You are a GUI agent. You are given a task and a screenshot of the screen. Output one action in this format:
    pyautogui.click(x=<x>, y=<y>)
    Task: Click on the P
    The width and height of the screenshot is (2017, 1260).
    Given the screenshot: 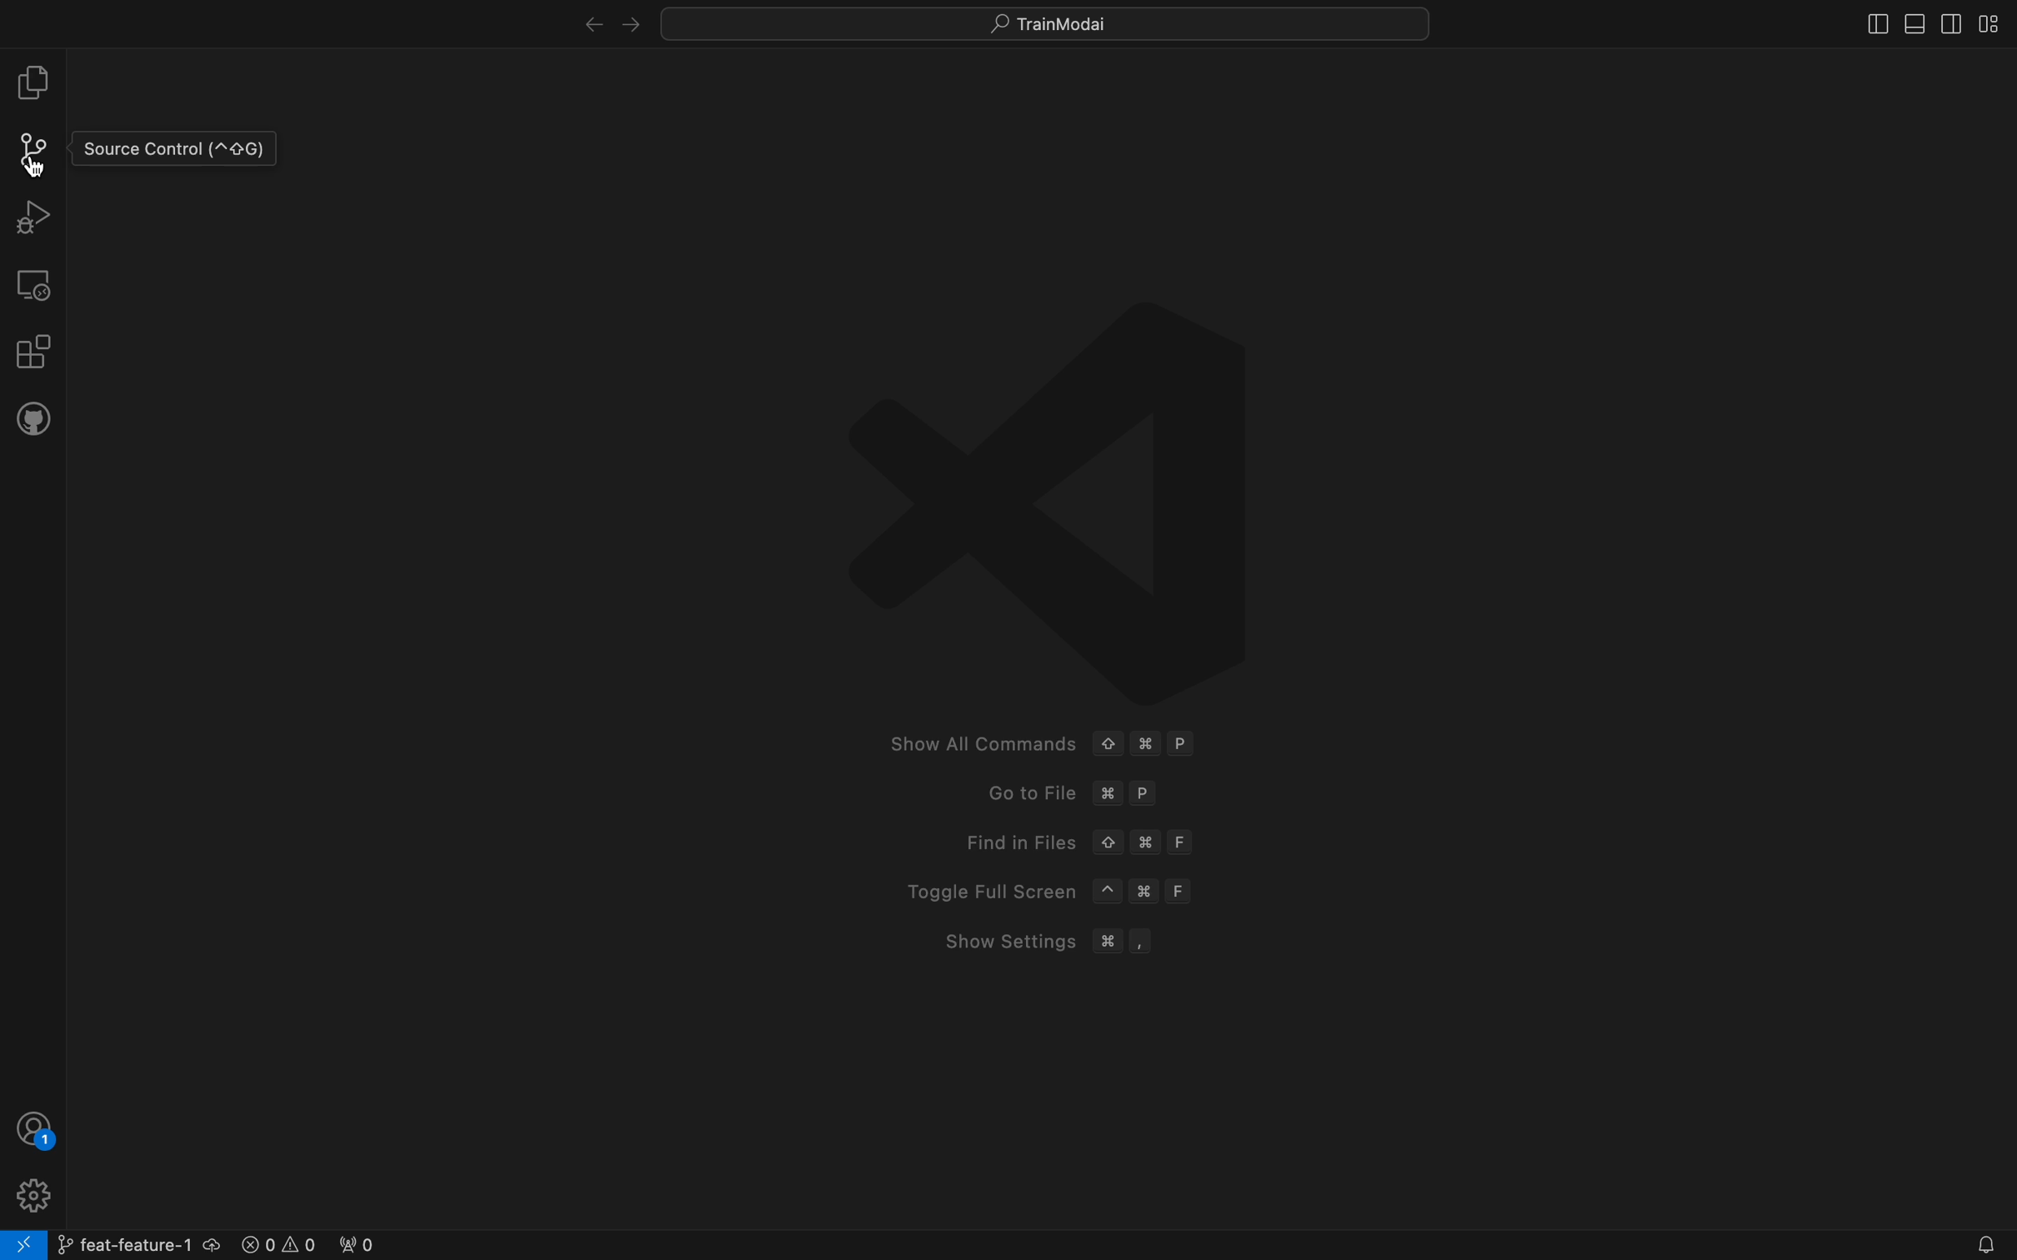 What is the action you would take?
    pyautogui.click(x=1145, y=793)
    